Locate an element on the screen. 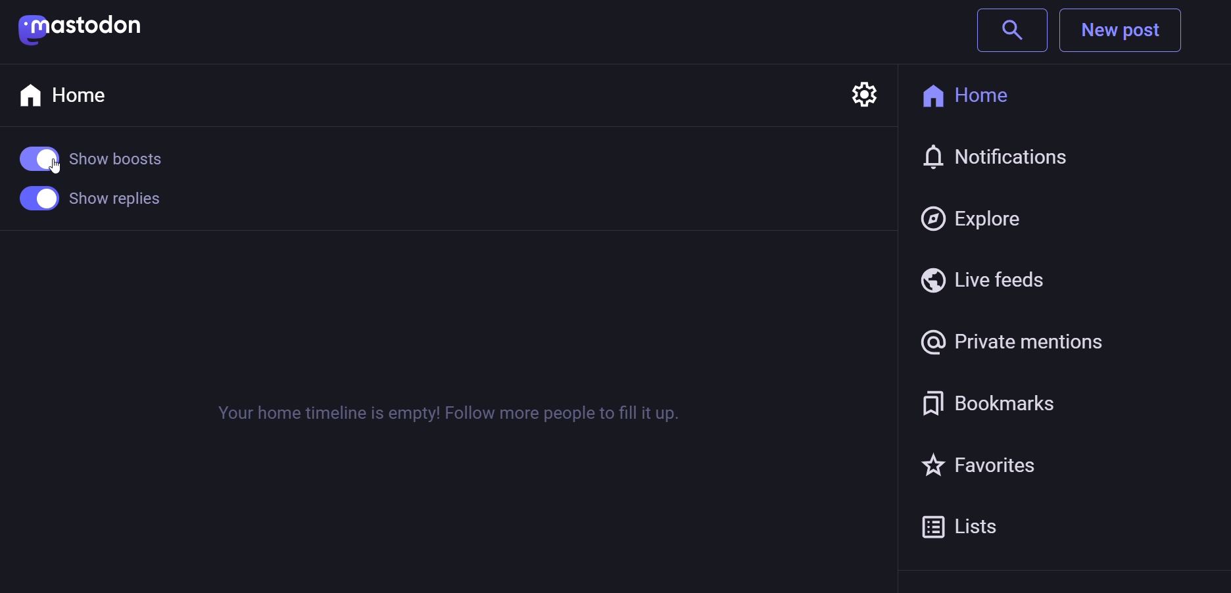 The width and height of the screenshot is (1231, 593). Explore is located at coordinates (974, 222).